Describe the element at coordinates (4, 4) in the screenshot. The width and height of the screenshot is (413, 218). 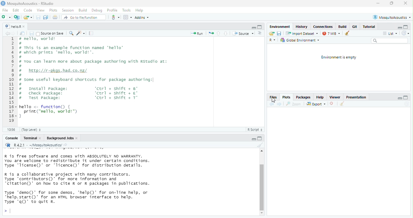
I see `Rstudio logo` at that location.